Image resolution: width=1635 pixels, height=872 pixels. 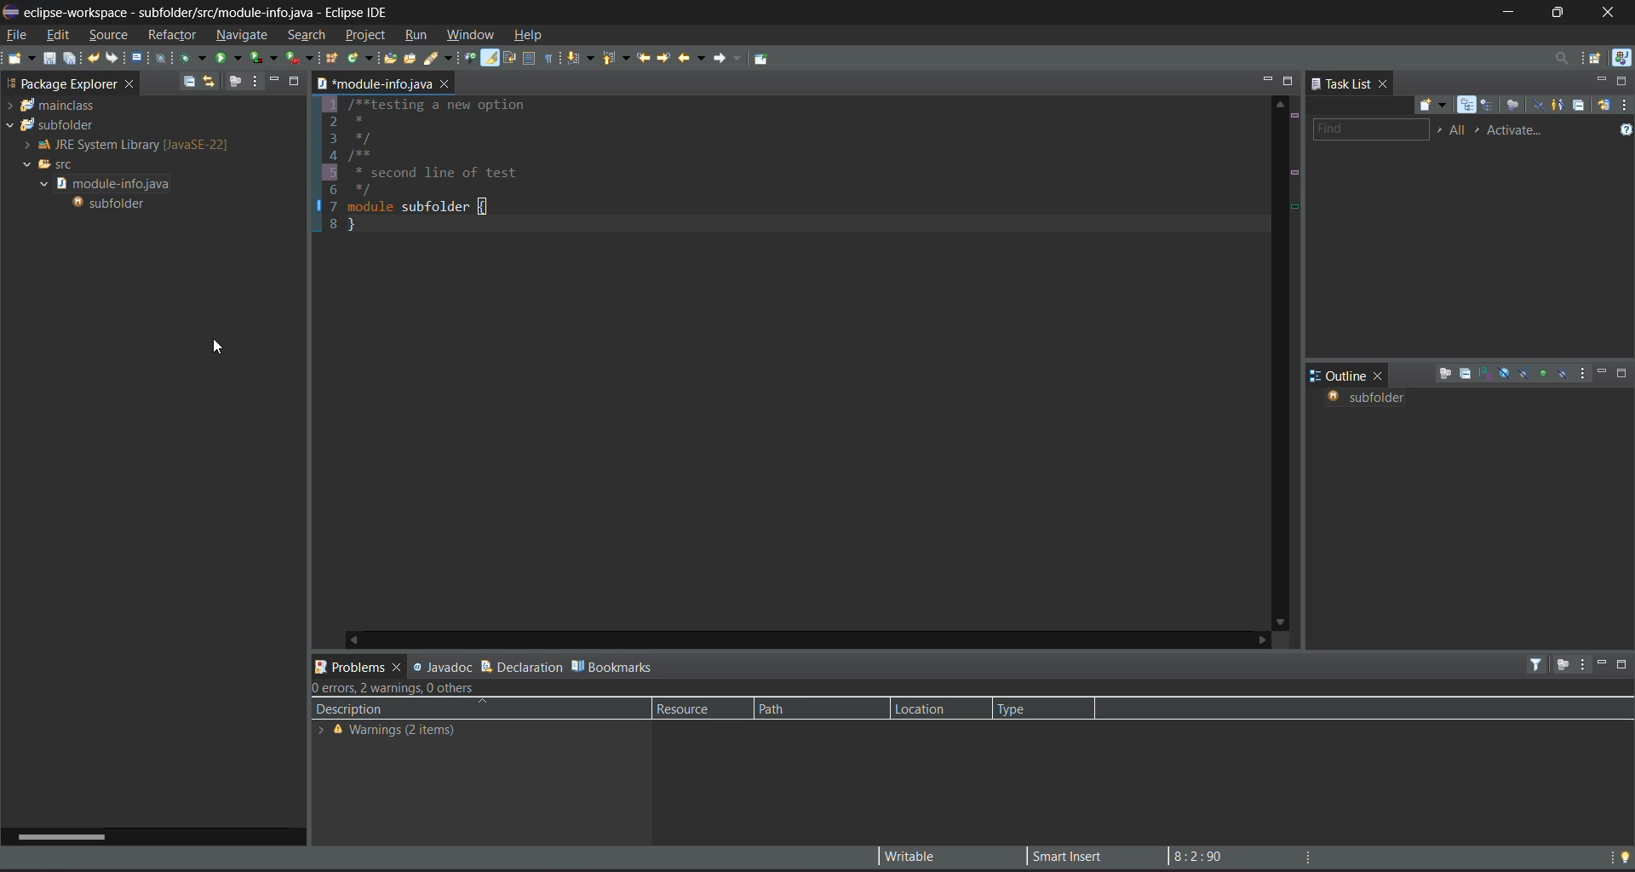 I want to click on JRE System library [javaSE-22], so click(x=110, y=145).